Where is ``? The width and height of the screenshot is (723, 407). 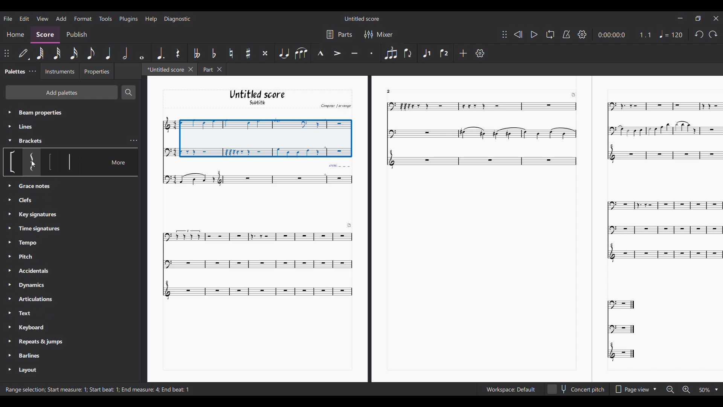  is located at coordinates (11, 341).